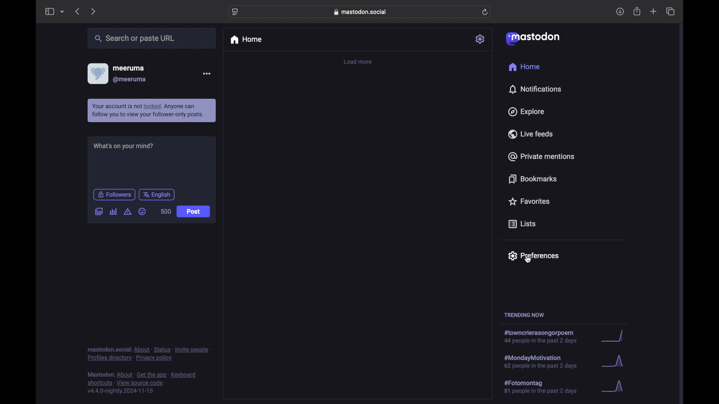 This screenshot has width=719, height=404. What do you see at coordinates (480, 39) in the screenshot?
I see `settings` at bounding box center [480, 39].